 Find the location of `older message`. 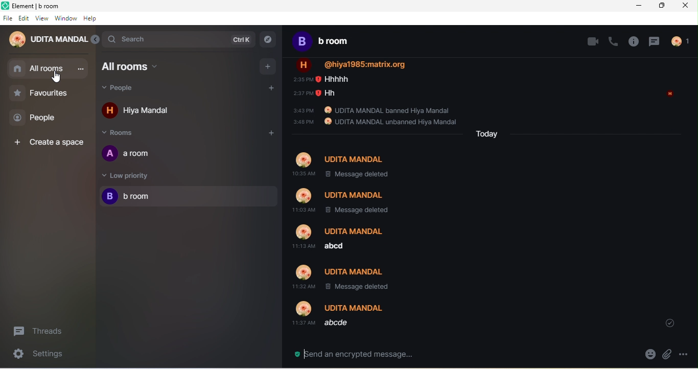

older message is located at coordinates (455, 175).